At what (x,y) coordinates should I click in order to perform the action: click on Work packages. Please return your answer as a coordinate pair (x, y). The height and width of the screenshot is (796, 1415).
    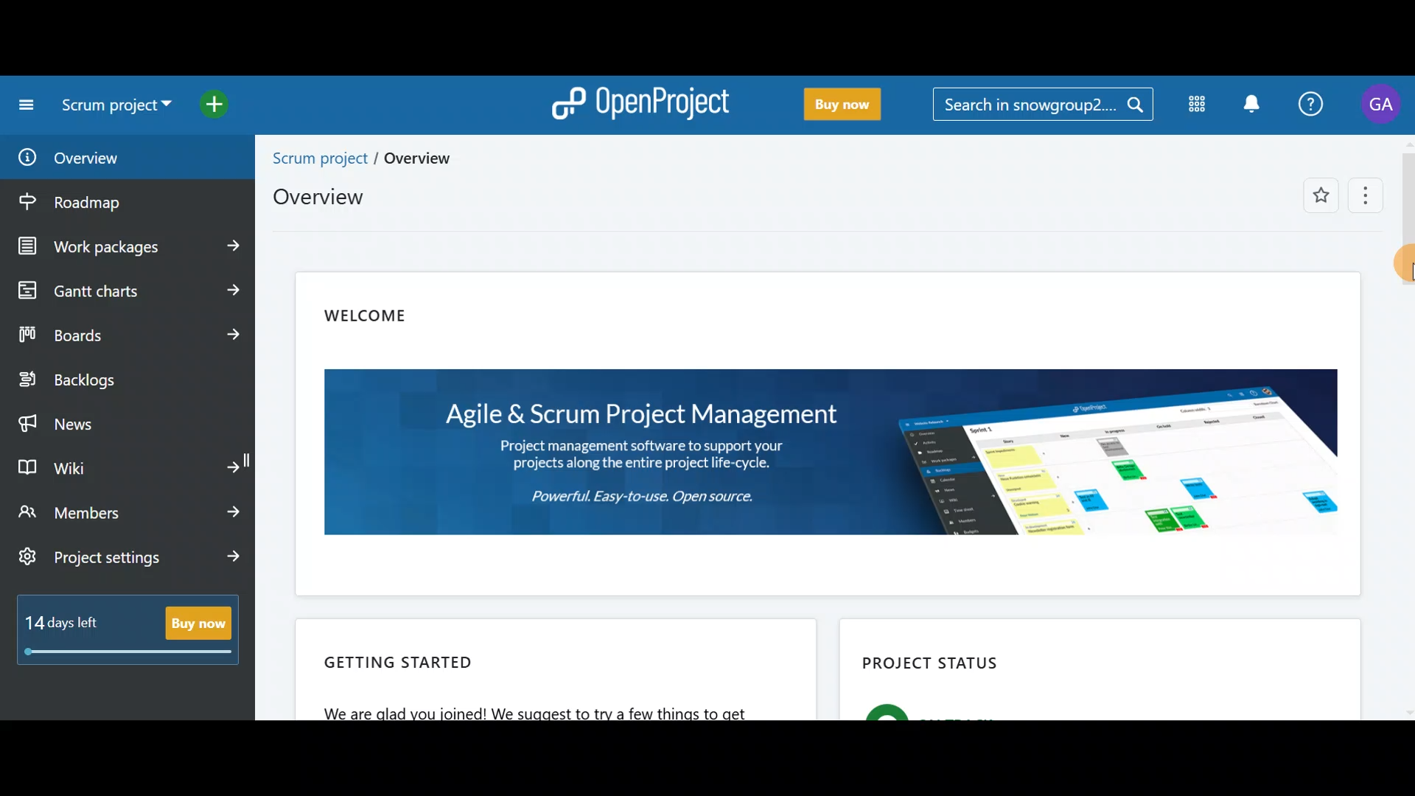
    Looking at the image, I should click on (130, 247).